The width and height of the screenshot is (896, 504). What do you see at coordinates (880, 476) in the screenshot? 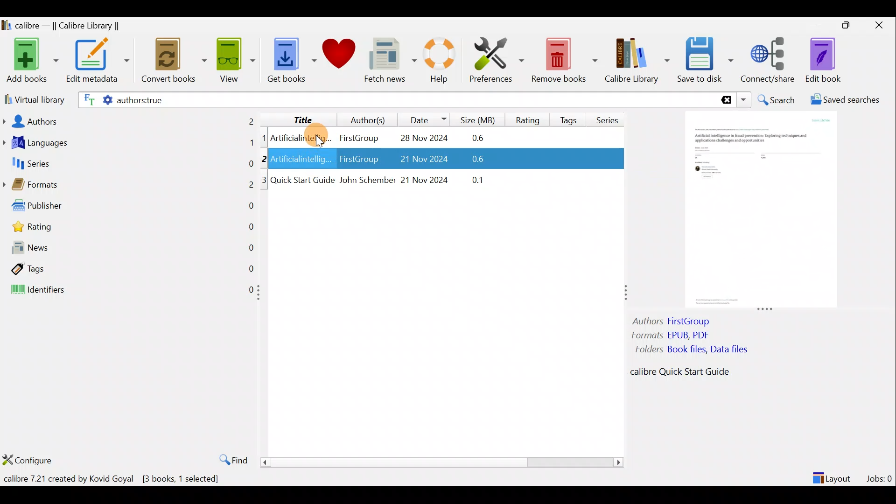
I see `Jobs: 0` at bounding box center [880, 476].